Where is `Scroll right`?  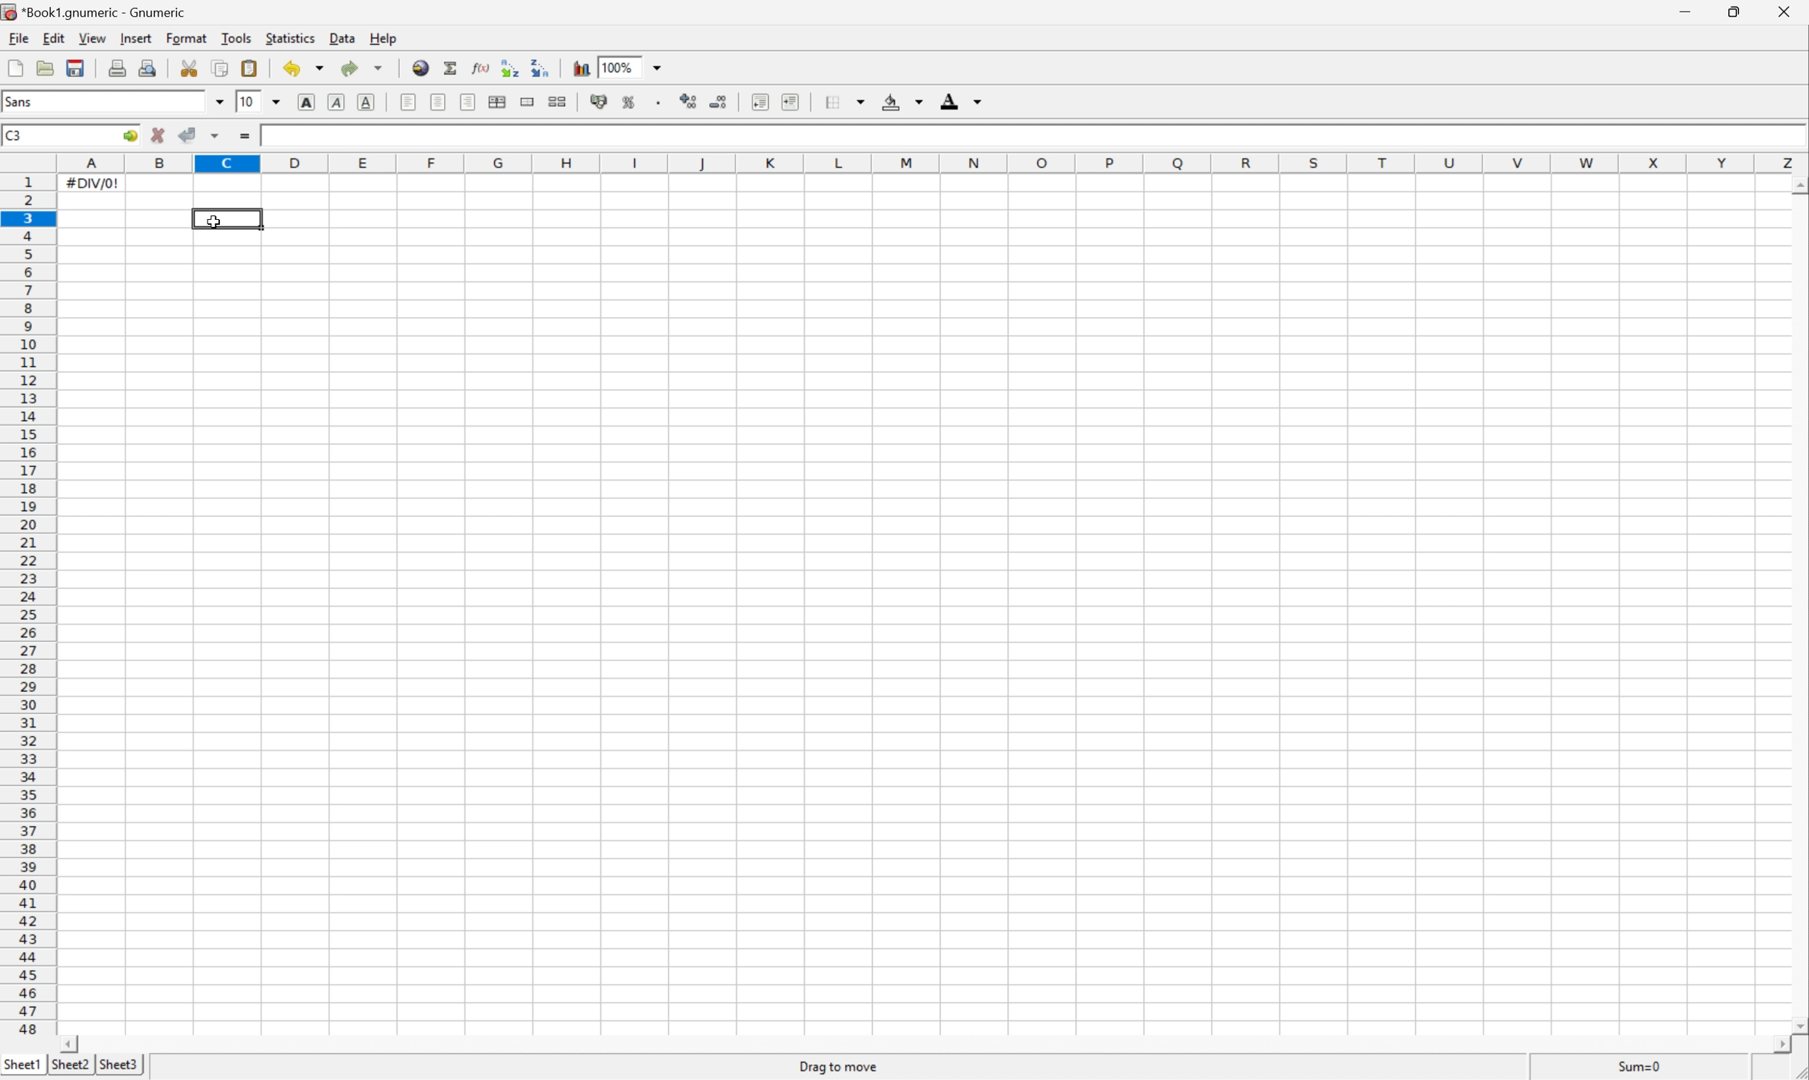
Scroll right is located at coordinates (1768, 1046).